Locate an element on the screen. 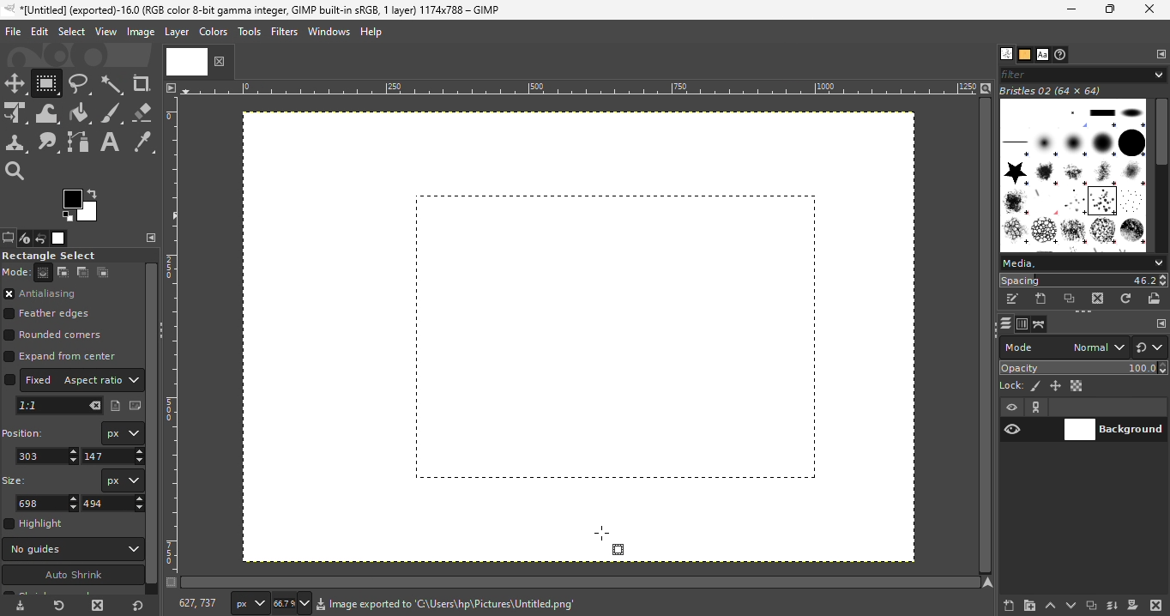  Minimize is located at coordinates (1067, 9).